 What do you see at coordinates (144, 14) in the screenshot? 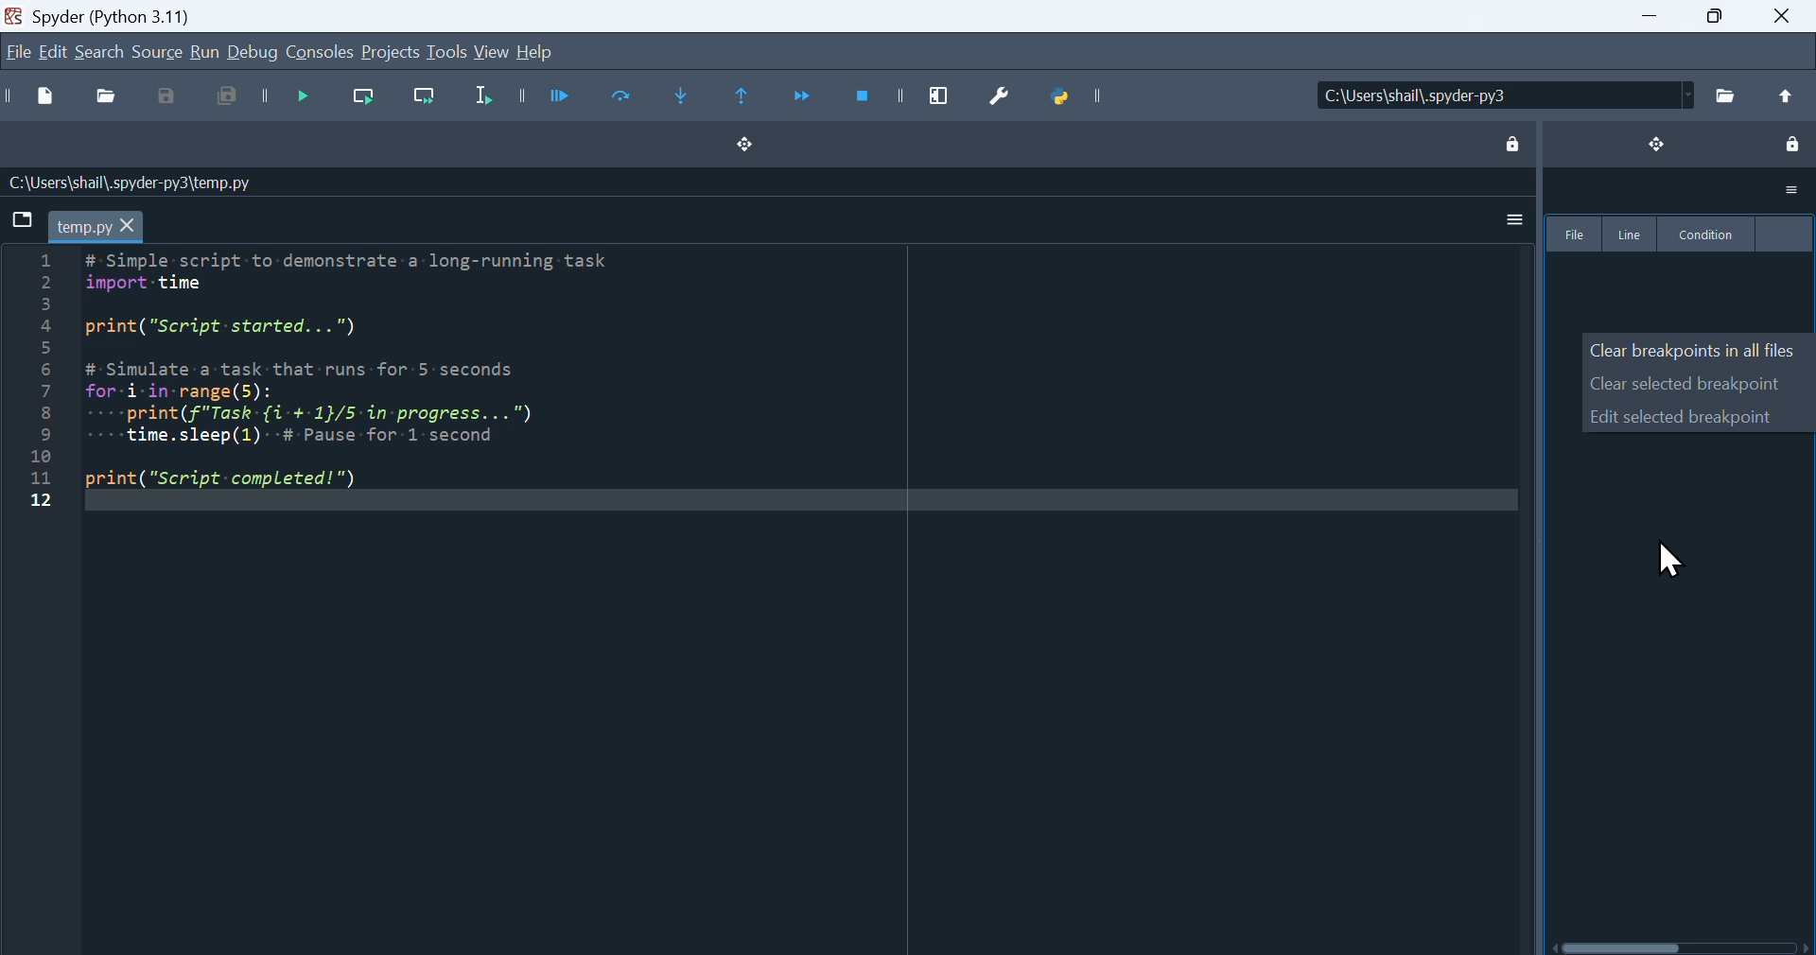
I see `Spyder (Python 3.11)` at bounding box center [144, 14].